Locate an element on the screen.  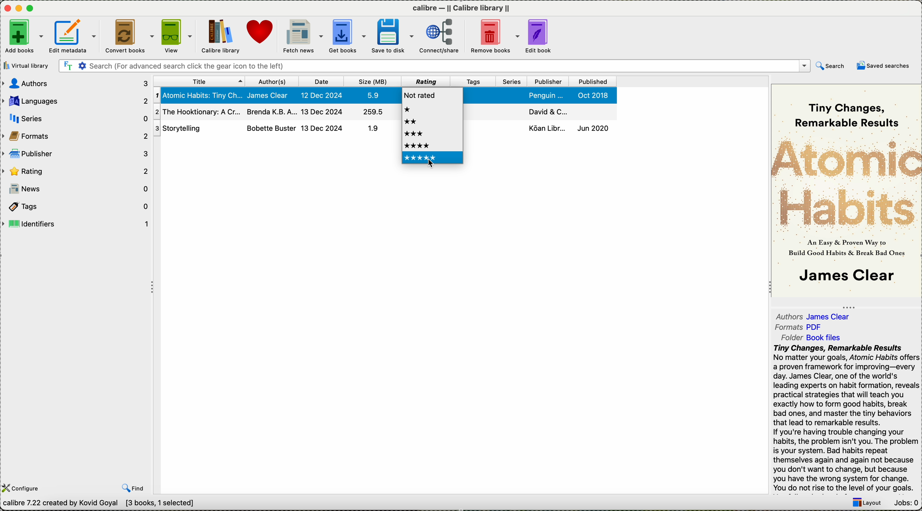
penguin ... is located at coordinates (547, 95).